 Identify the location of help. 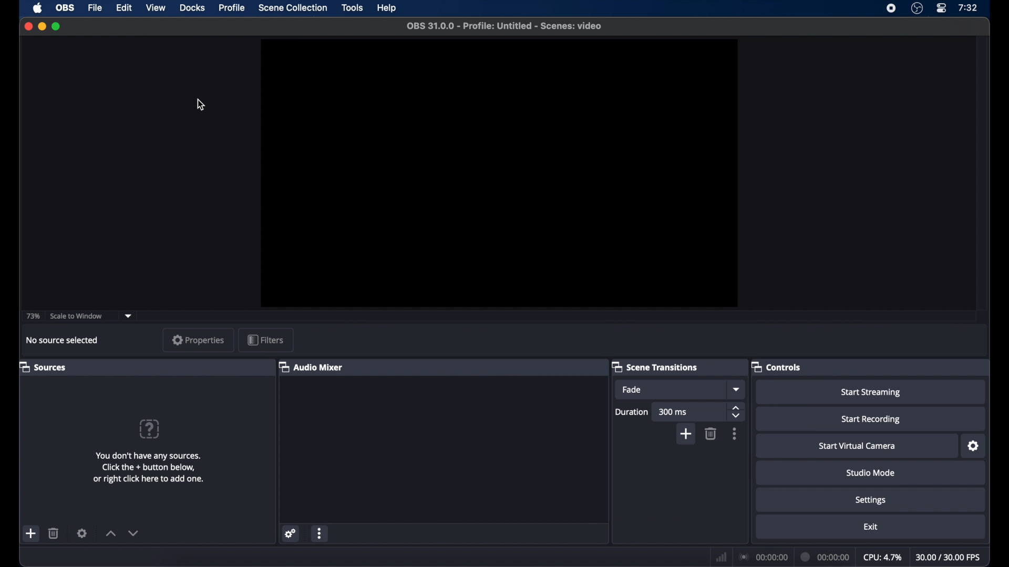
(387, 8).